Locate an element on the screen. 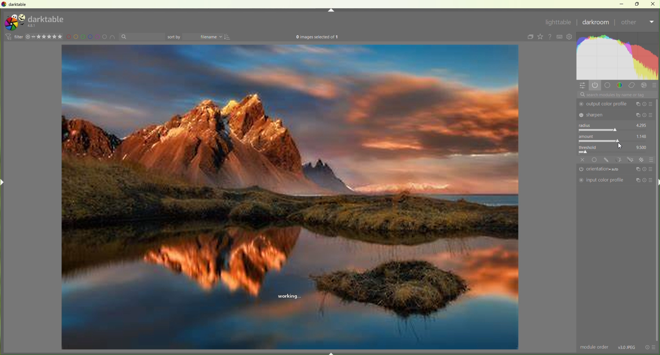 This screenshot has height=355, width=660. base is located at coordinates (608, 85).